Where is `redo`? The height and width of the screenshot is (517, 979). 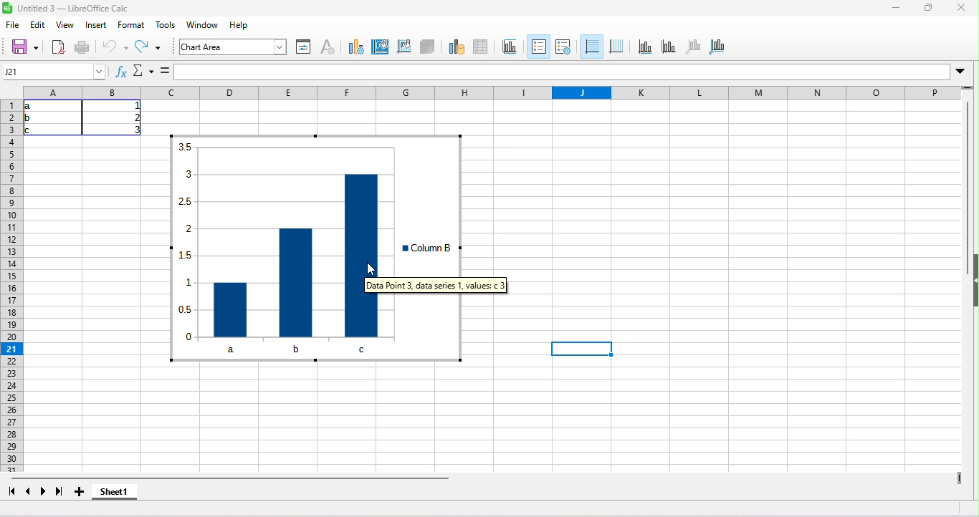 redo is located at coordinates (154, 46).